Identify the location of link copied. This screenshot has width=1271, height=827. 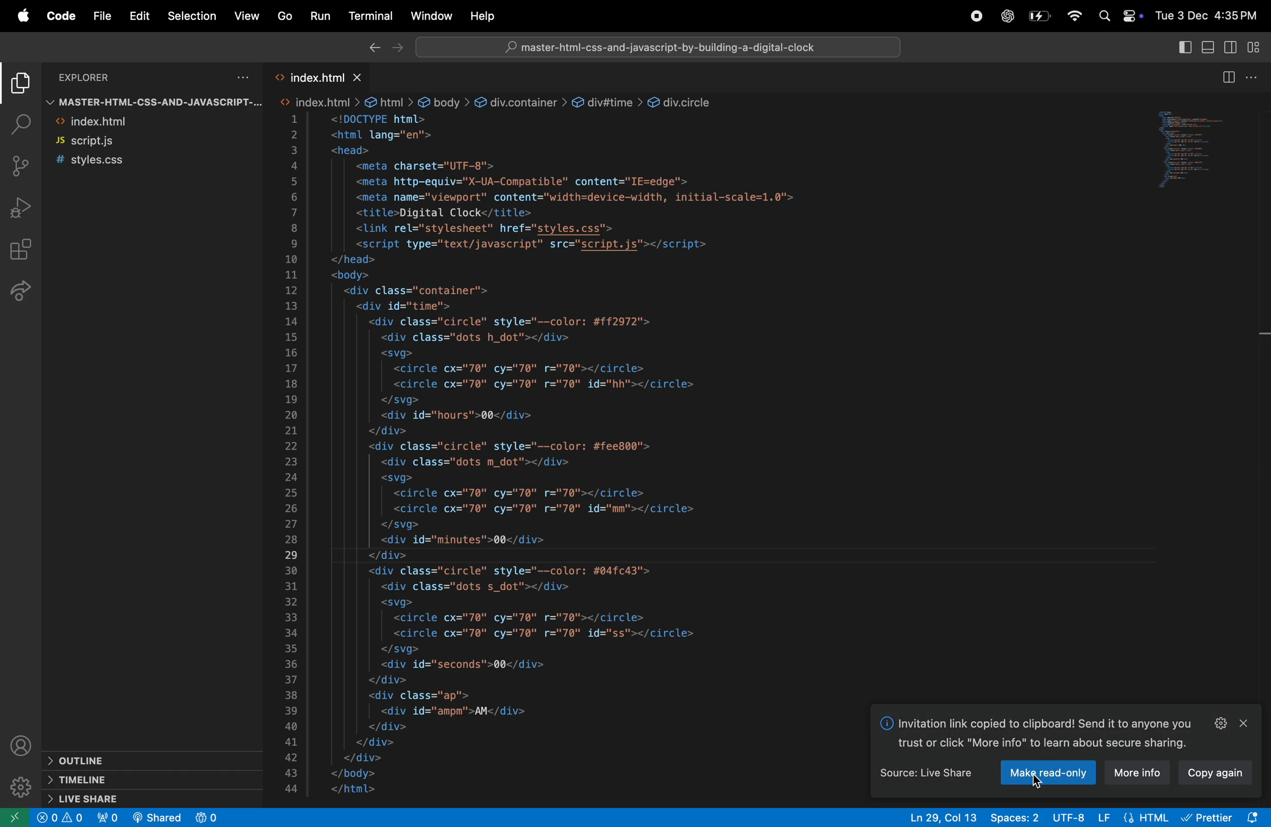
(1039, 734).